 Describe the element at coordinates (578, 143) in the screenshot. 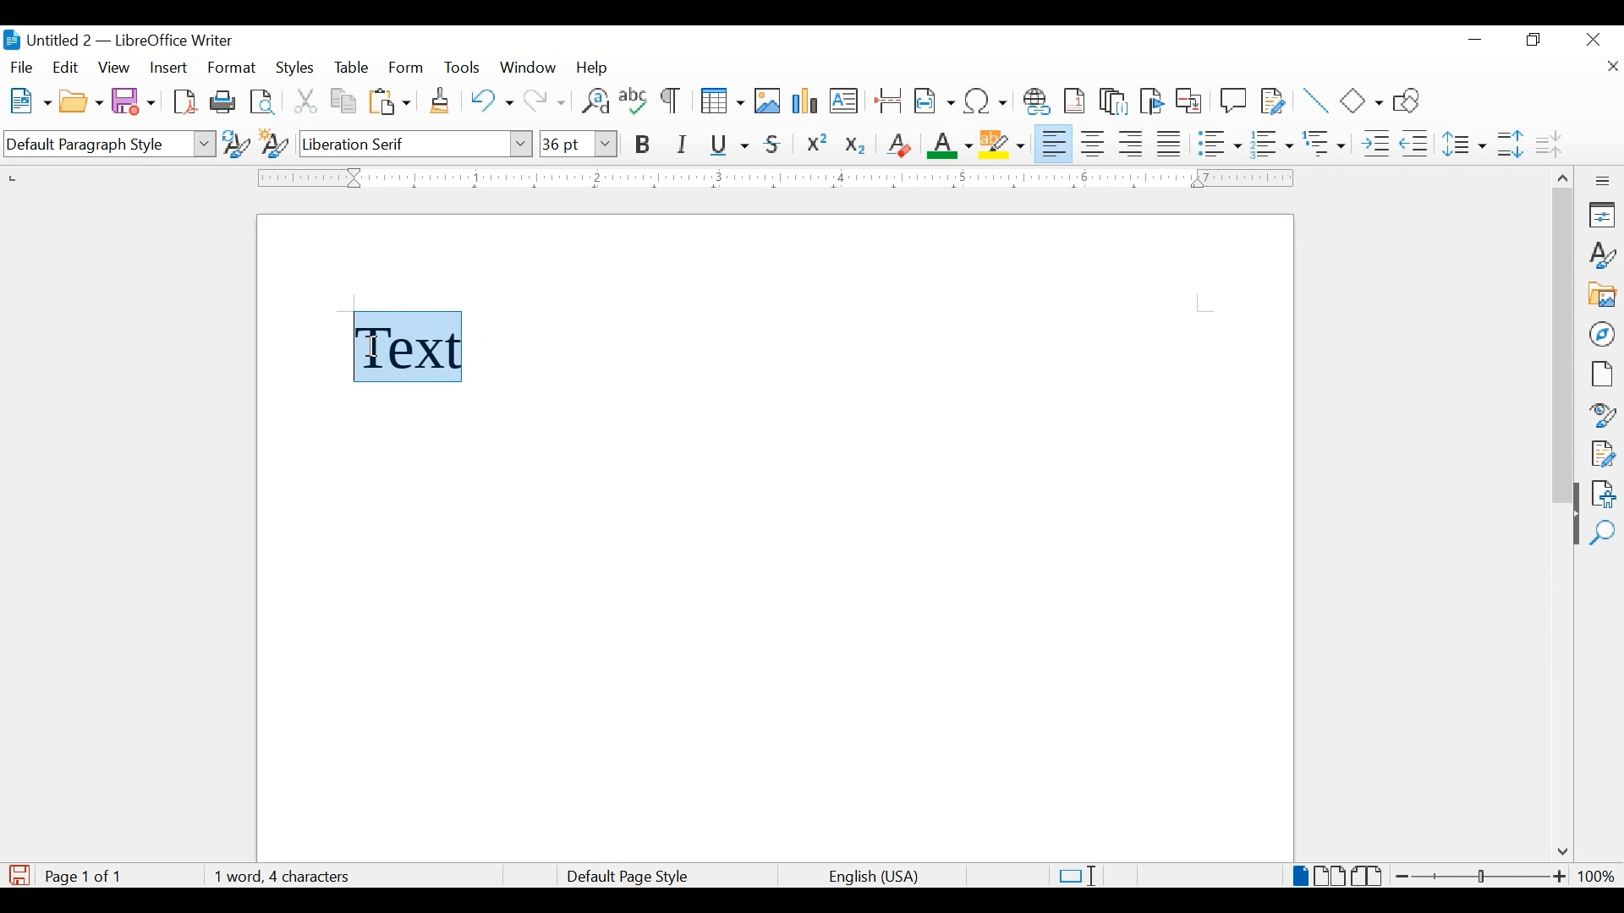

I see `font size` at that location.